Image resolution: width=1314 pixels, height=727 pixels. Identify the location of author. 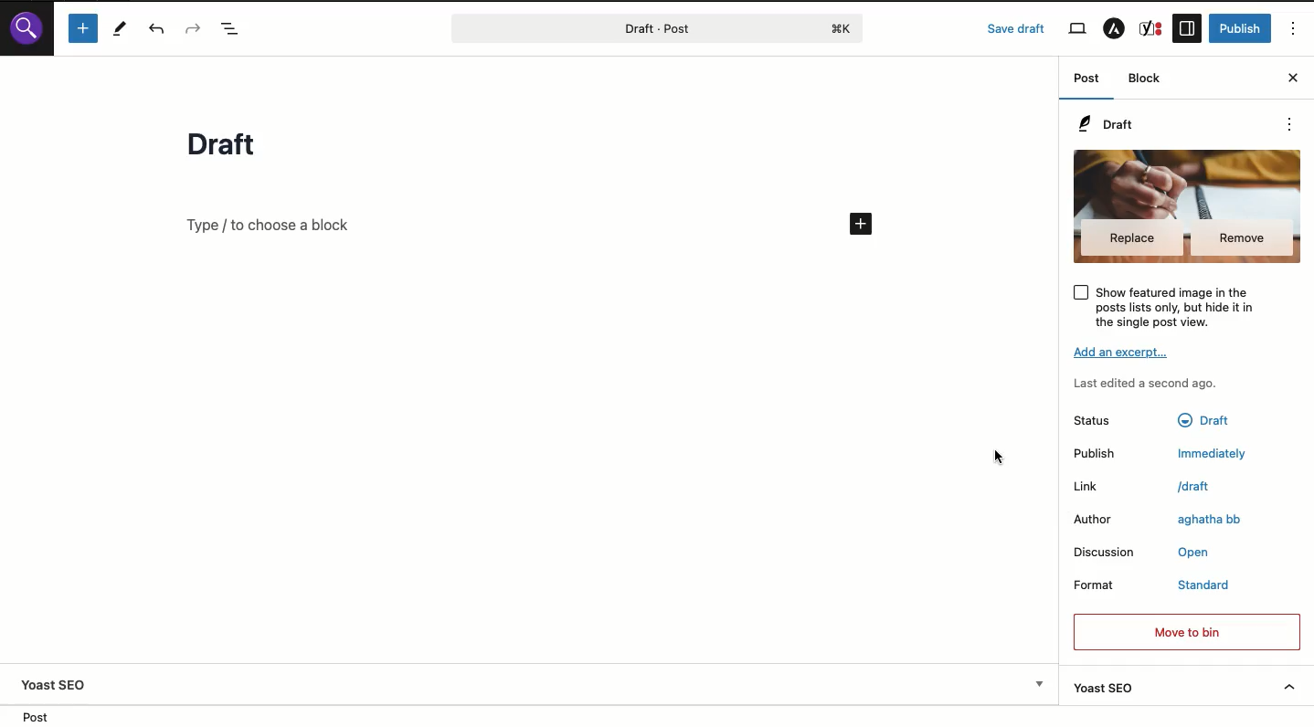
(1094, 520).